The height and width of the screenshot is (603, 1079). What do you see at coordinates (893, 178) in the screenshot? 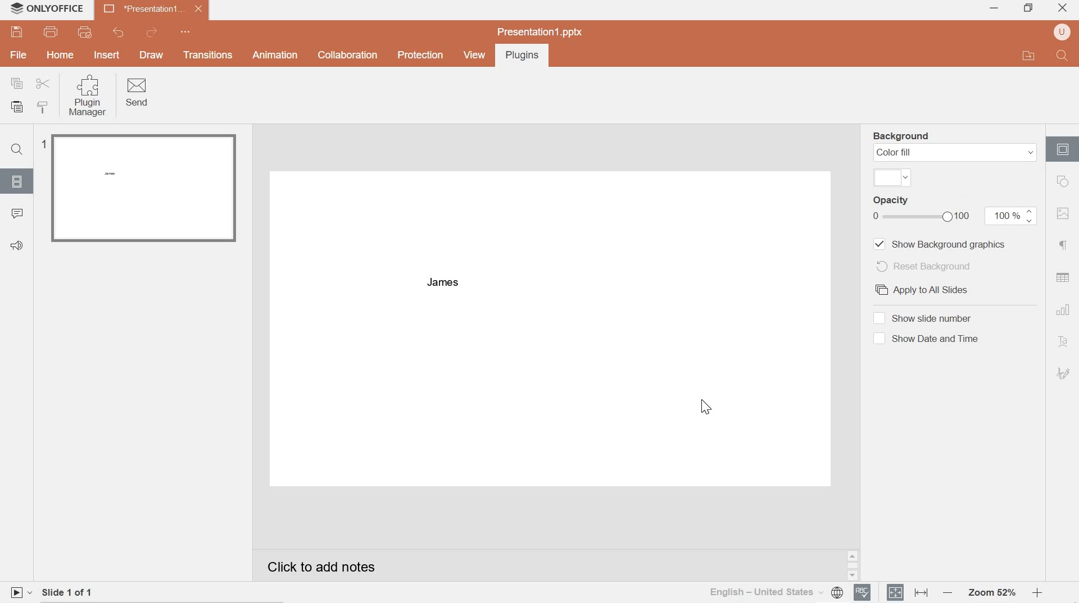
I see `input field` at bounding box center [893, 178].